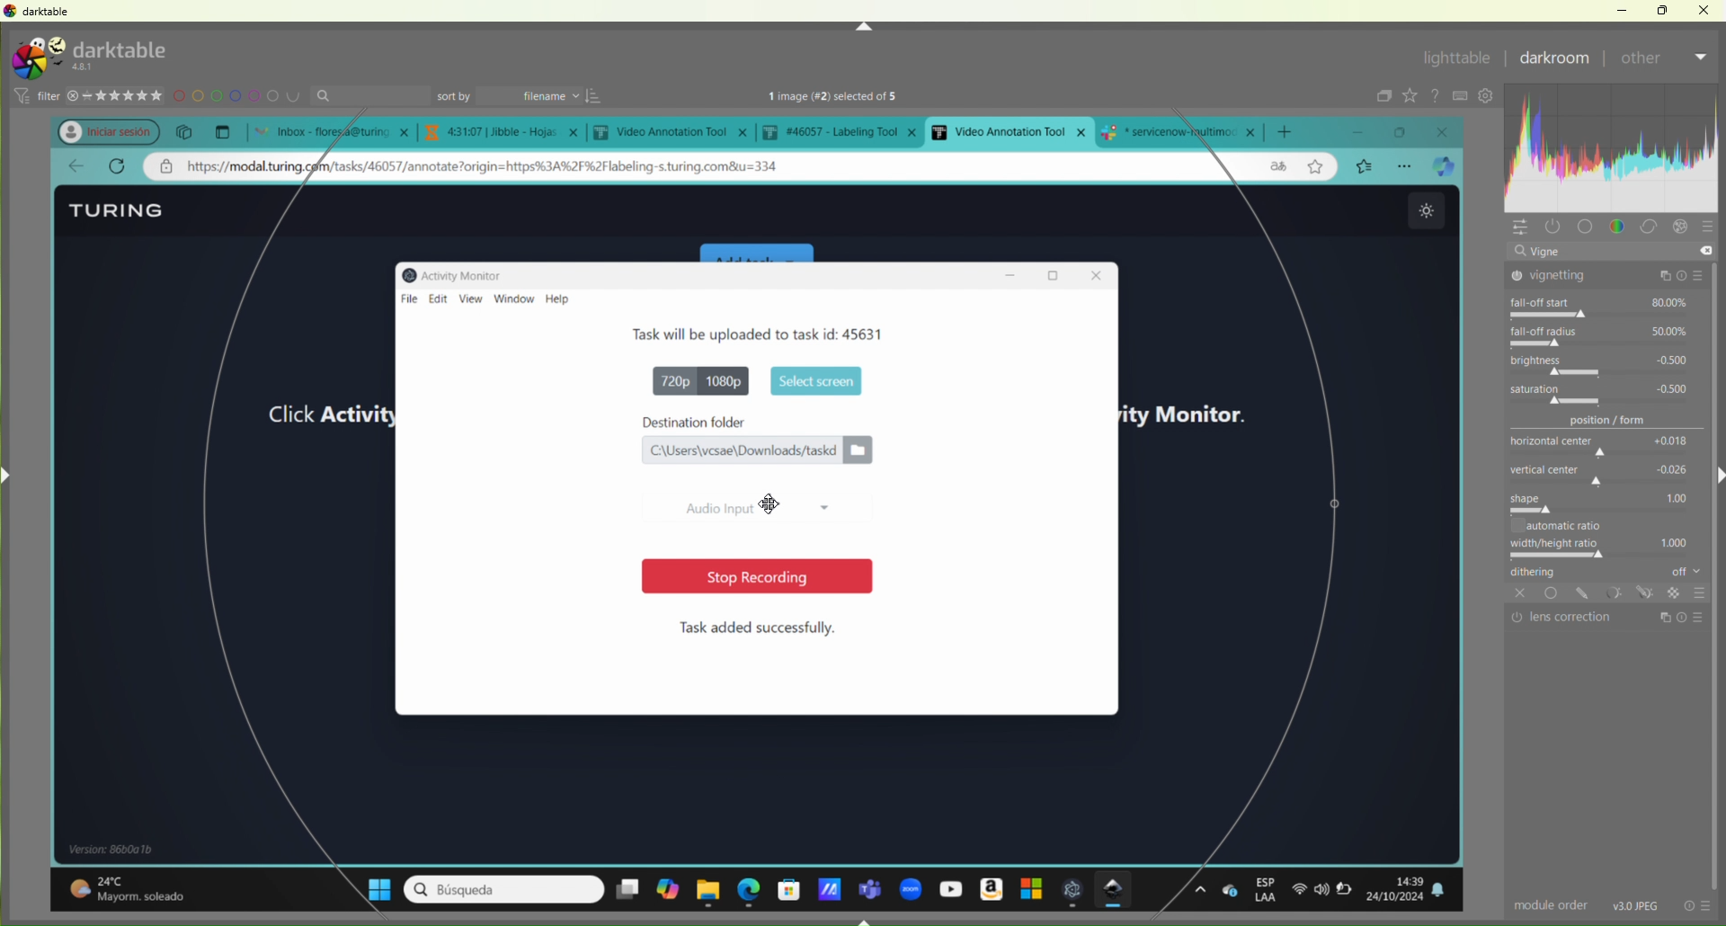  What do you see at coordinates (1227, 890) in the screenshot?
I see `one drive` at bounding box center [1227, 890].